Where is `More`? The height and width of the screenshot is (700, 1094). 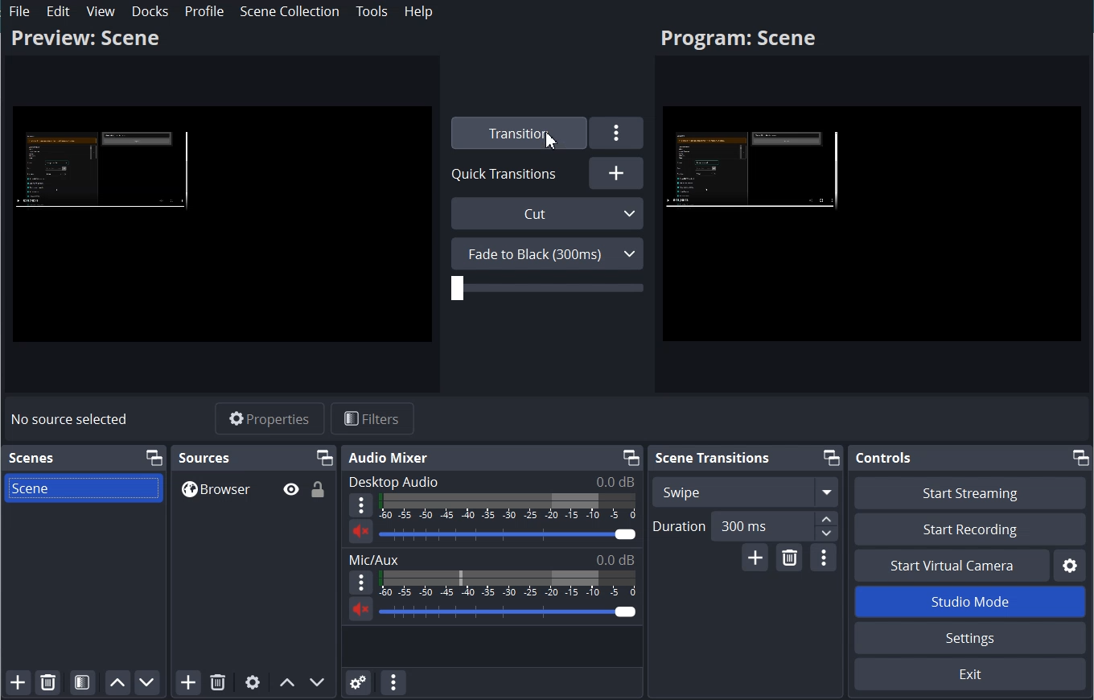
More is located at coordinates (360, 583).